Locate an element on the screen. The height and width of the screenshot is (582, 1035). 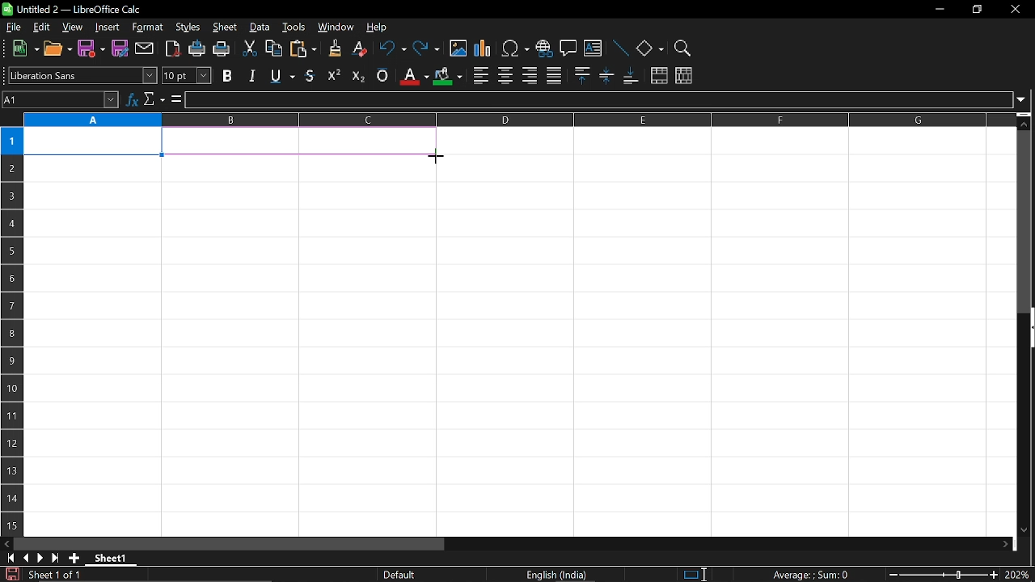
subscript is located at coordinates (357, 75).